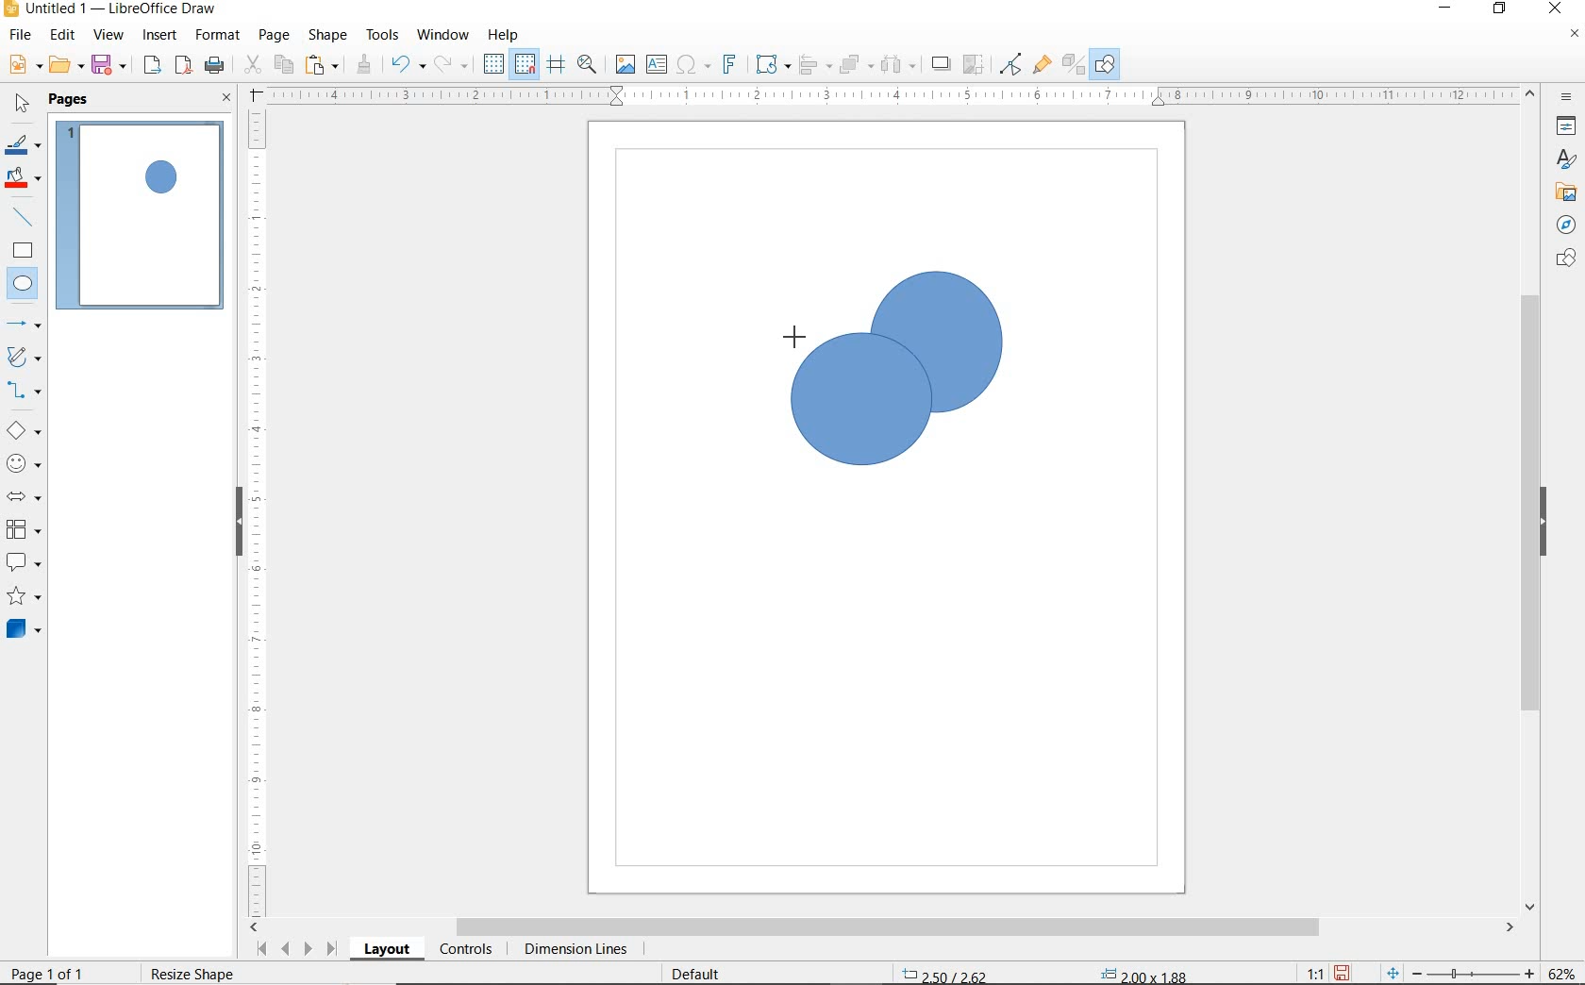 The image size is (1585, 985). What do you see at coordinates (253, 65) in the screenshot?
I see `CUT` at bounding box center [253, 65].